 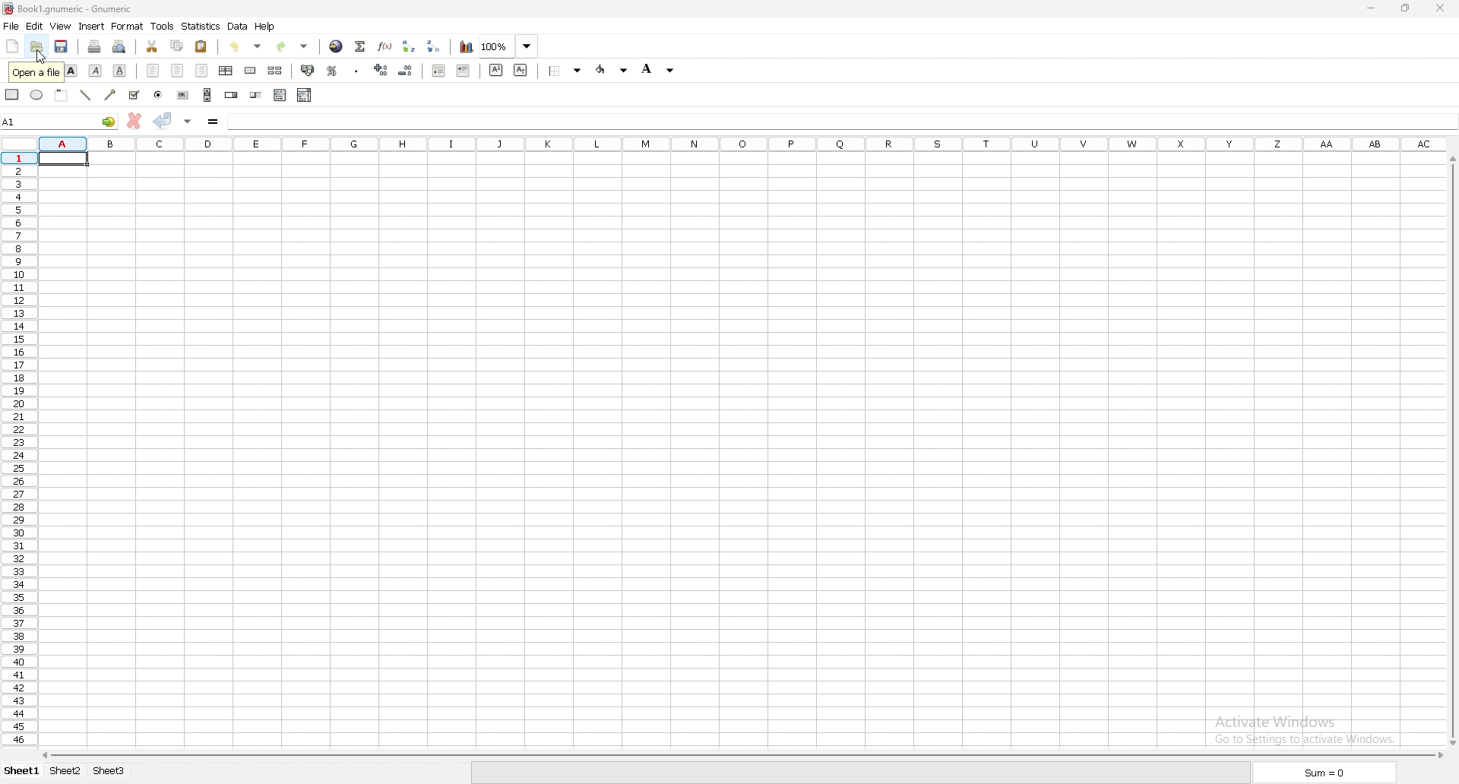 What do you see at coordinates (39, 56) in the screenshot?
I see `cursor` at bounding box center [39, 56].